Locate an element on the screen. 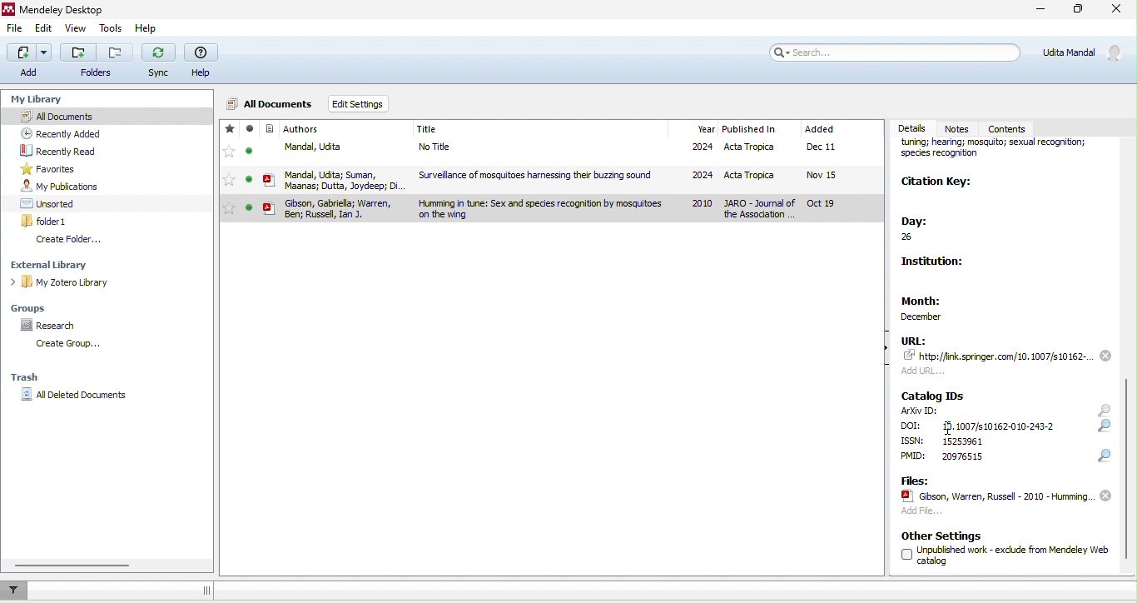 Image resolution: width=1137 pixels, height=603 pixels. trash is located at coordinates (27, 379).